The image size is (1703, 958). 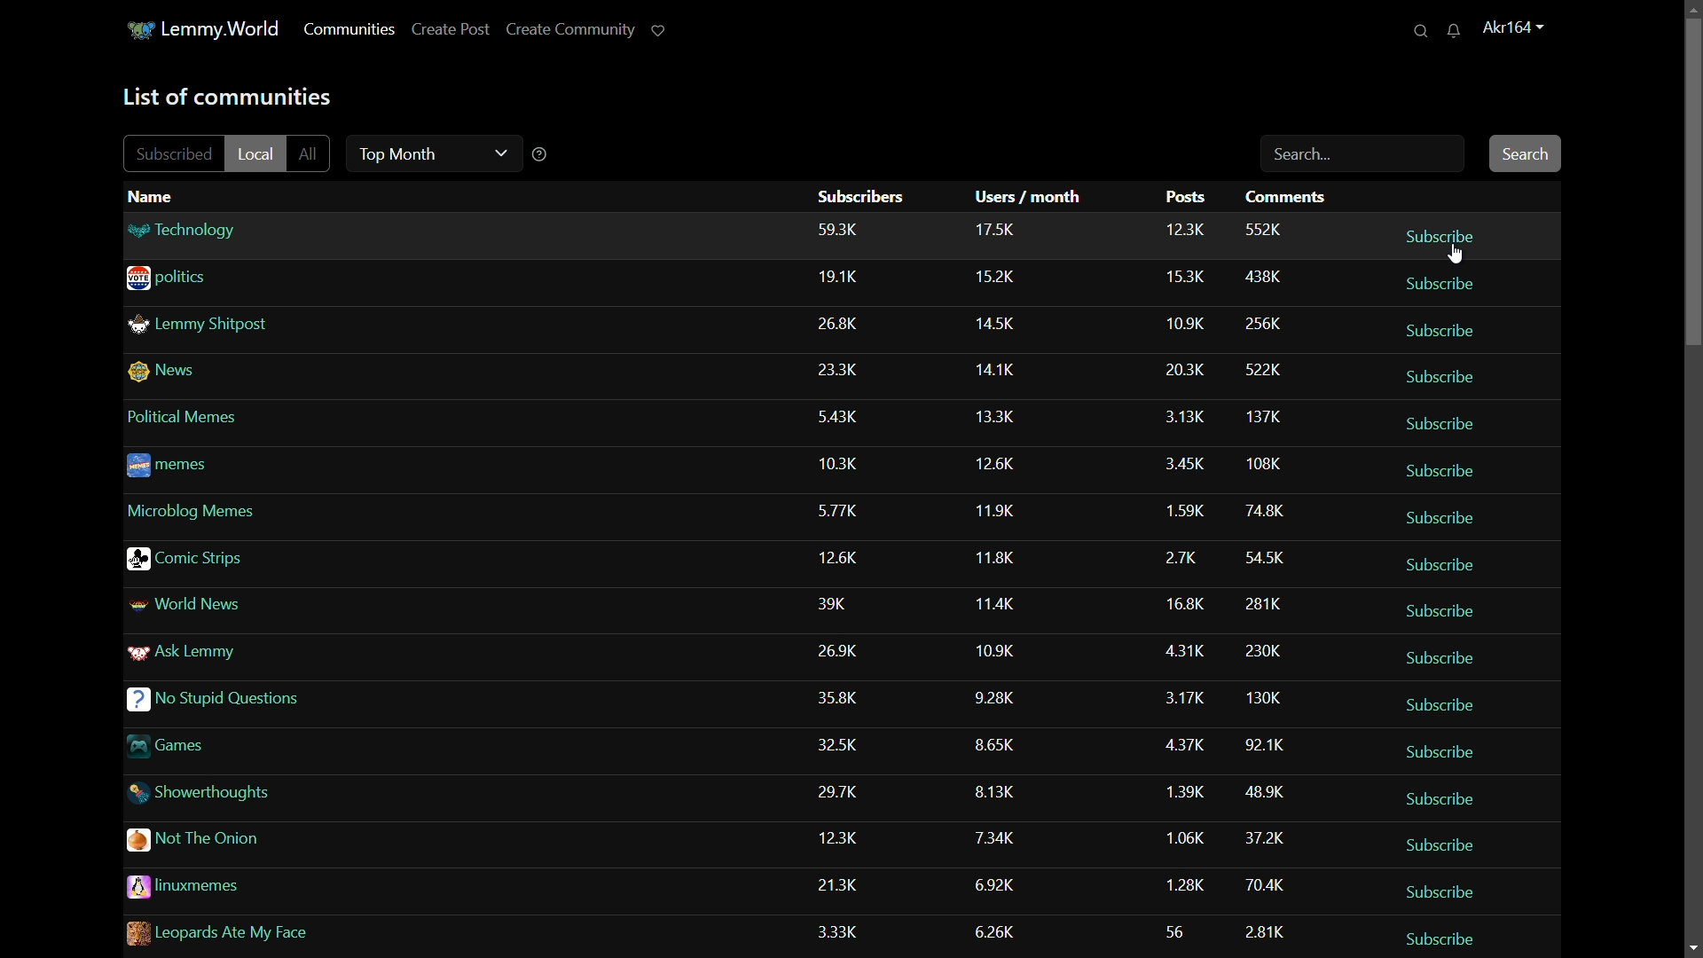 What do you see at coordinates (1442, 514) in the screenshot?
I see `subscribe/unsubscribe` at bounding box center [1442, 514].